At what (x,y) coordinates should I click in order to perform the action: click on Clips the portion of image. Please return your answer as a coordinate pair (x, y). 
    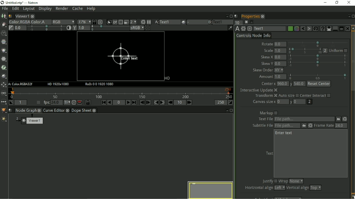
    Looking at the image, I should click on (109, 21).